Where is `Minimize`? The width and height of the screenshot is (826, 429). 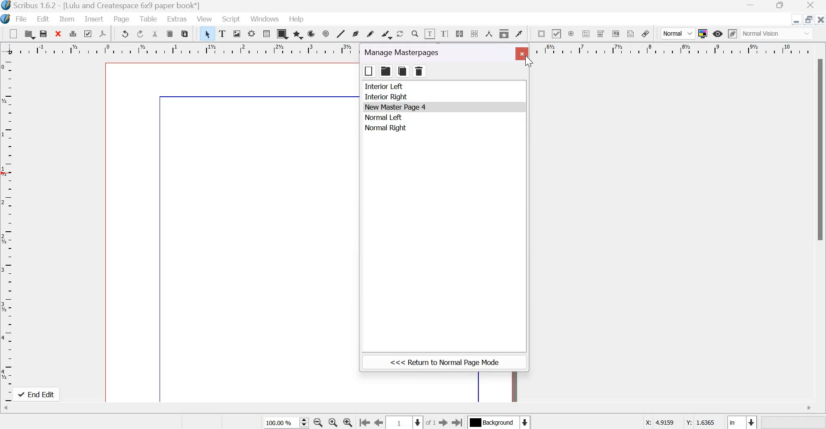 Minimize is located at coordinates (749, 5).